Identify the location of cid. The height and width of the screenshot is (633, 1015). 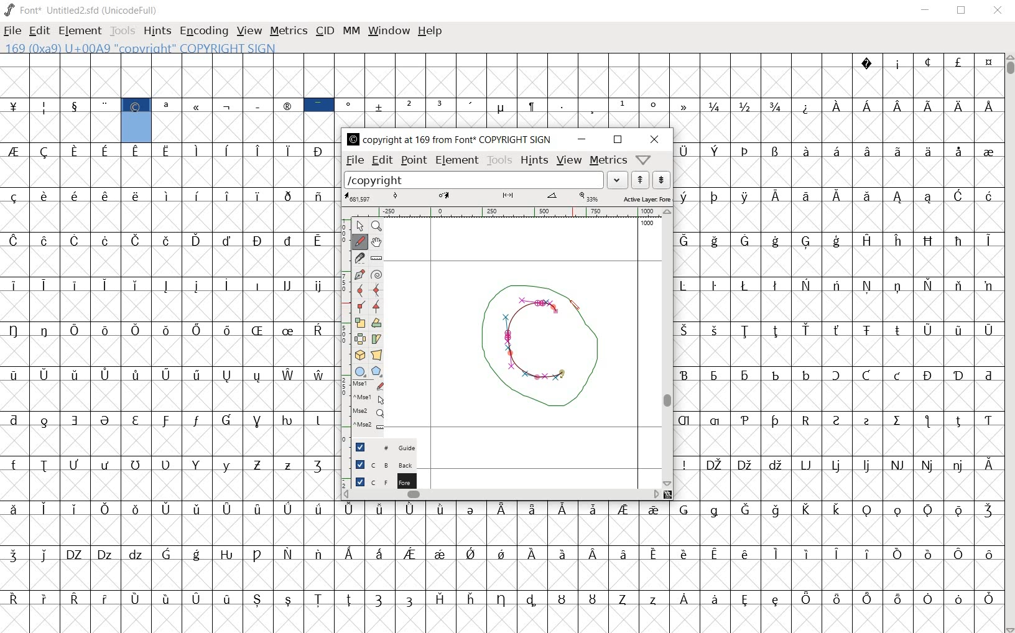
(324, 32).